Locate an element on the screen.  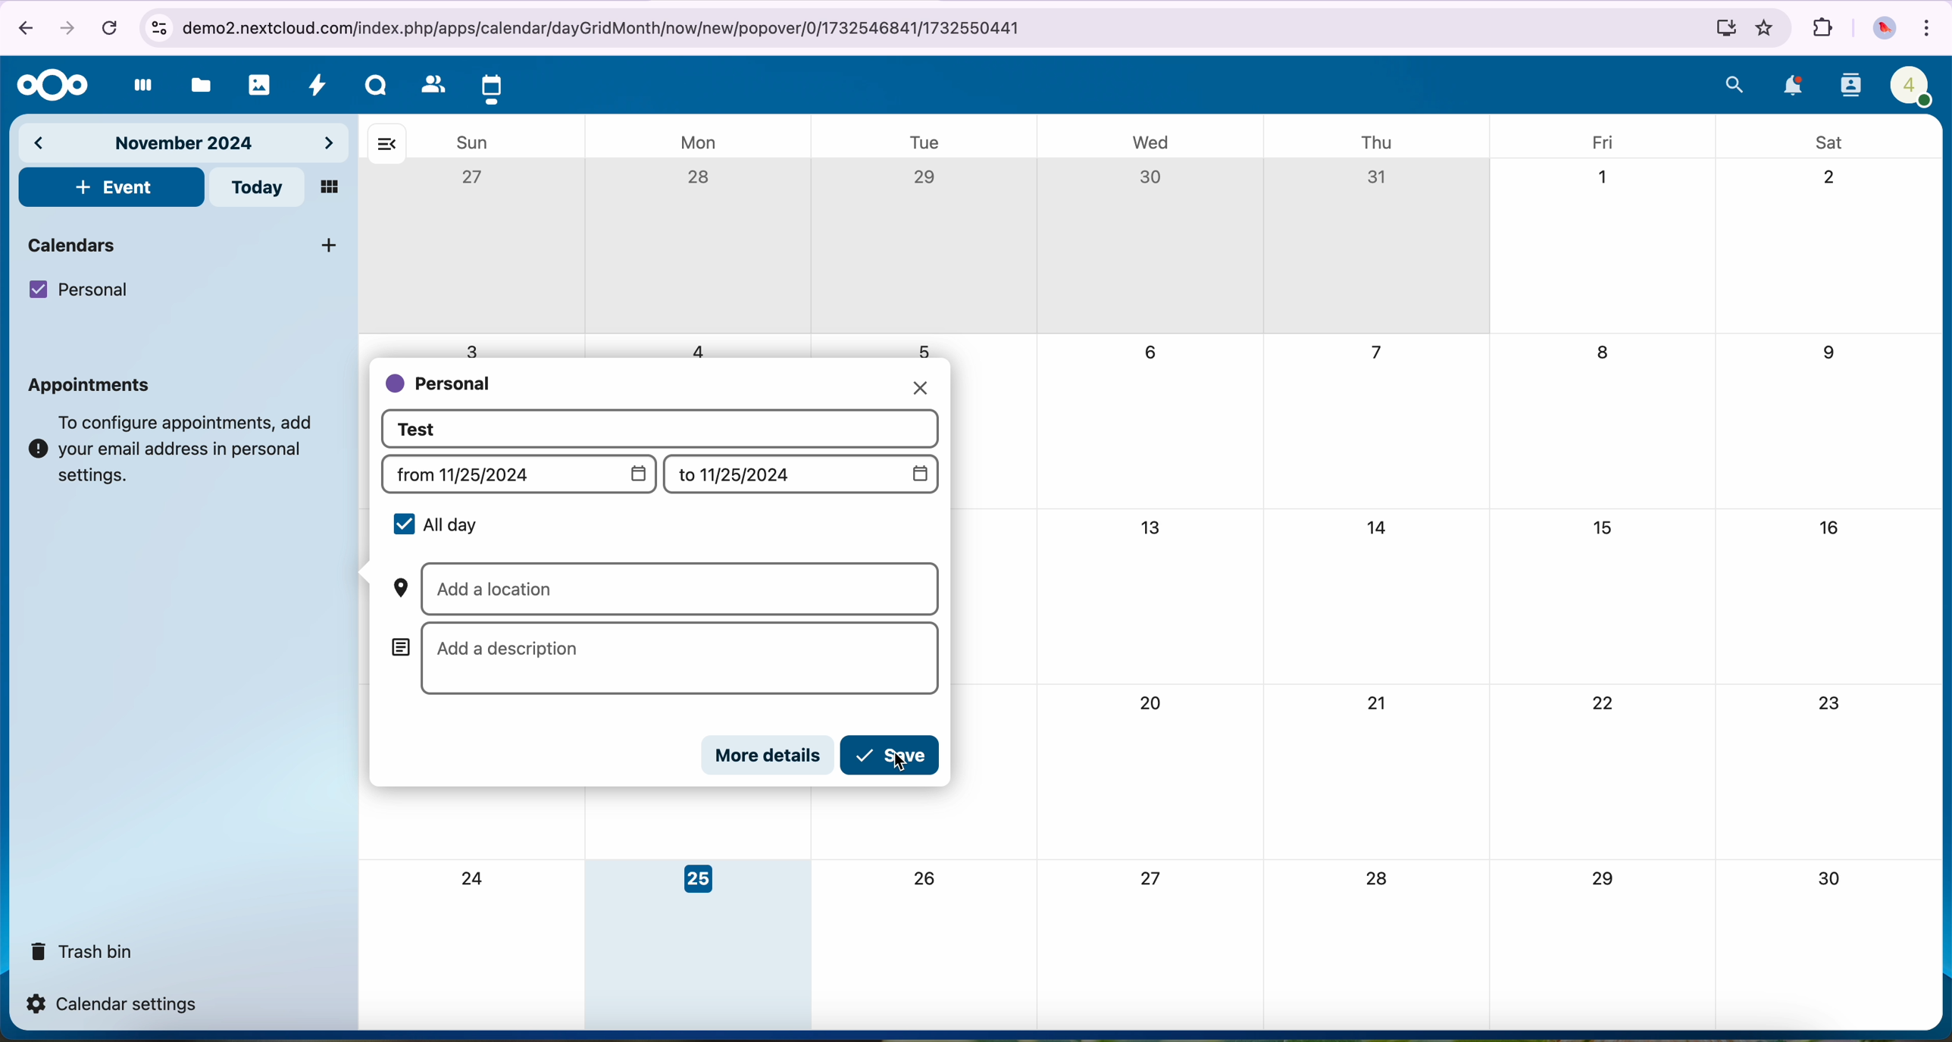
13 is located at coordinates (1149, 525).